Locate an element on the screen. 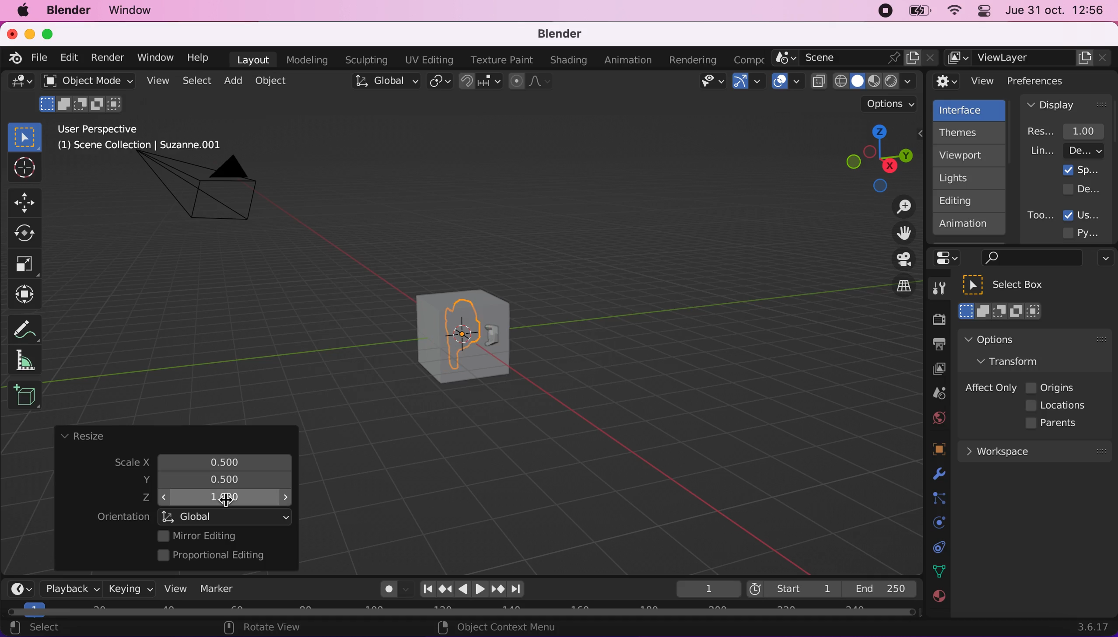  editing is located at coordinates (965, 200).